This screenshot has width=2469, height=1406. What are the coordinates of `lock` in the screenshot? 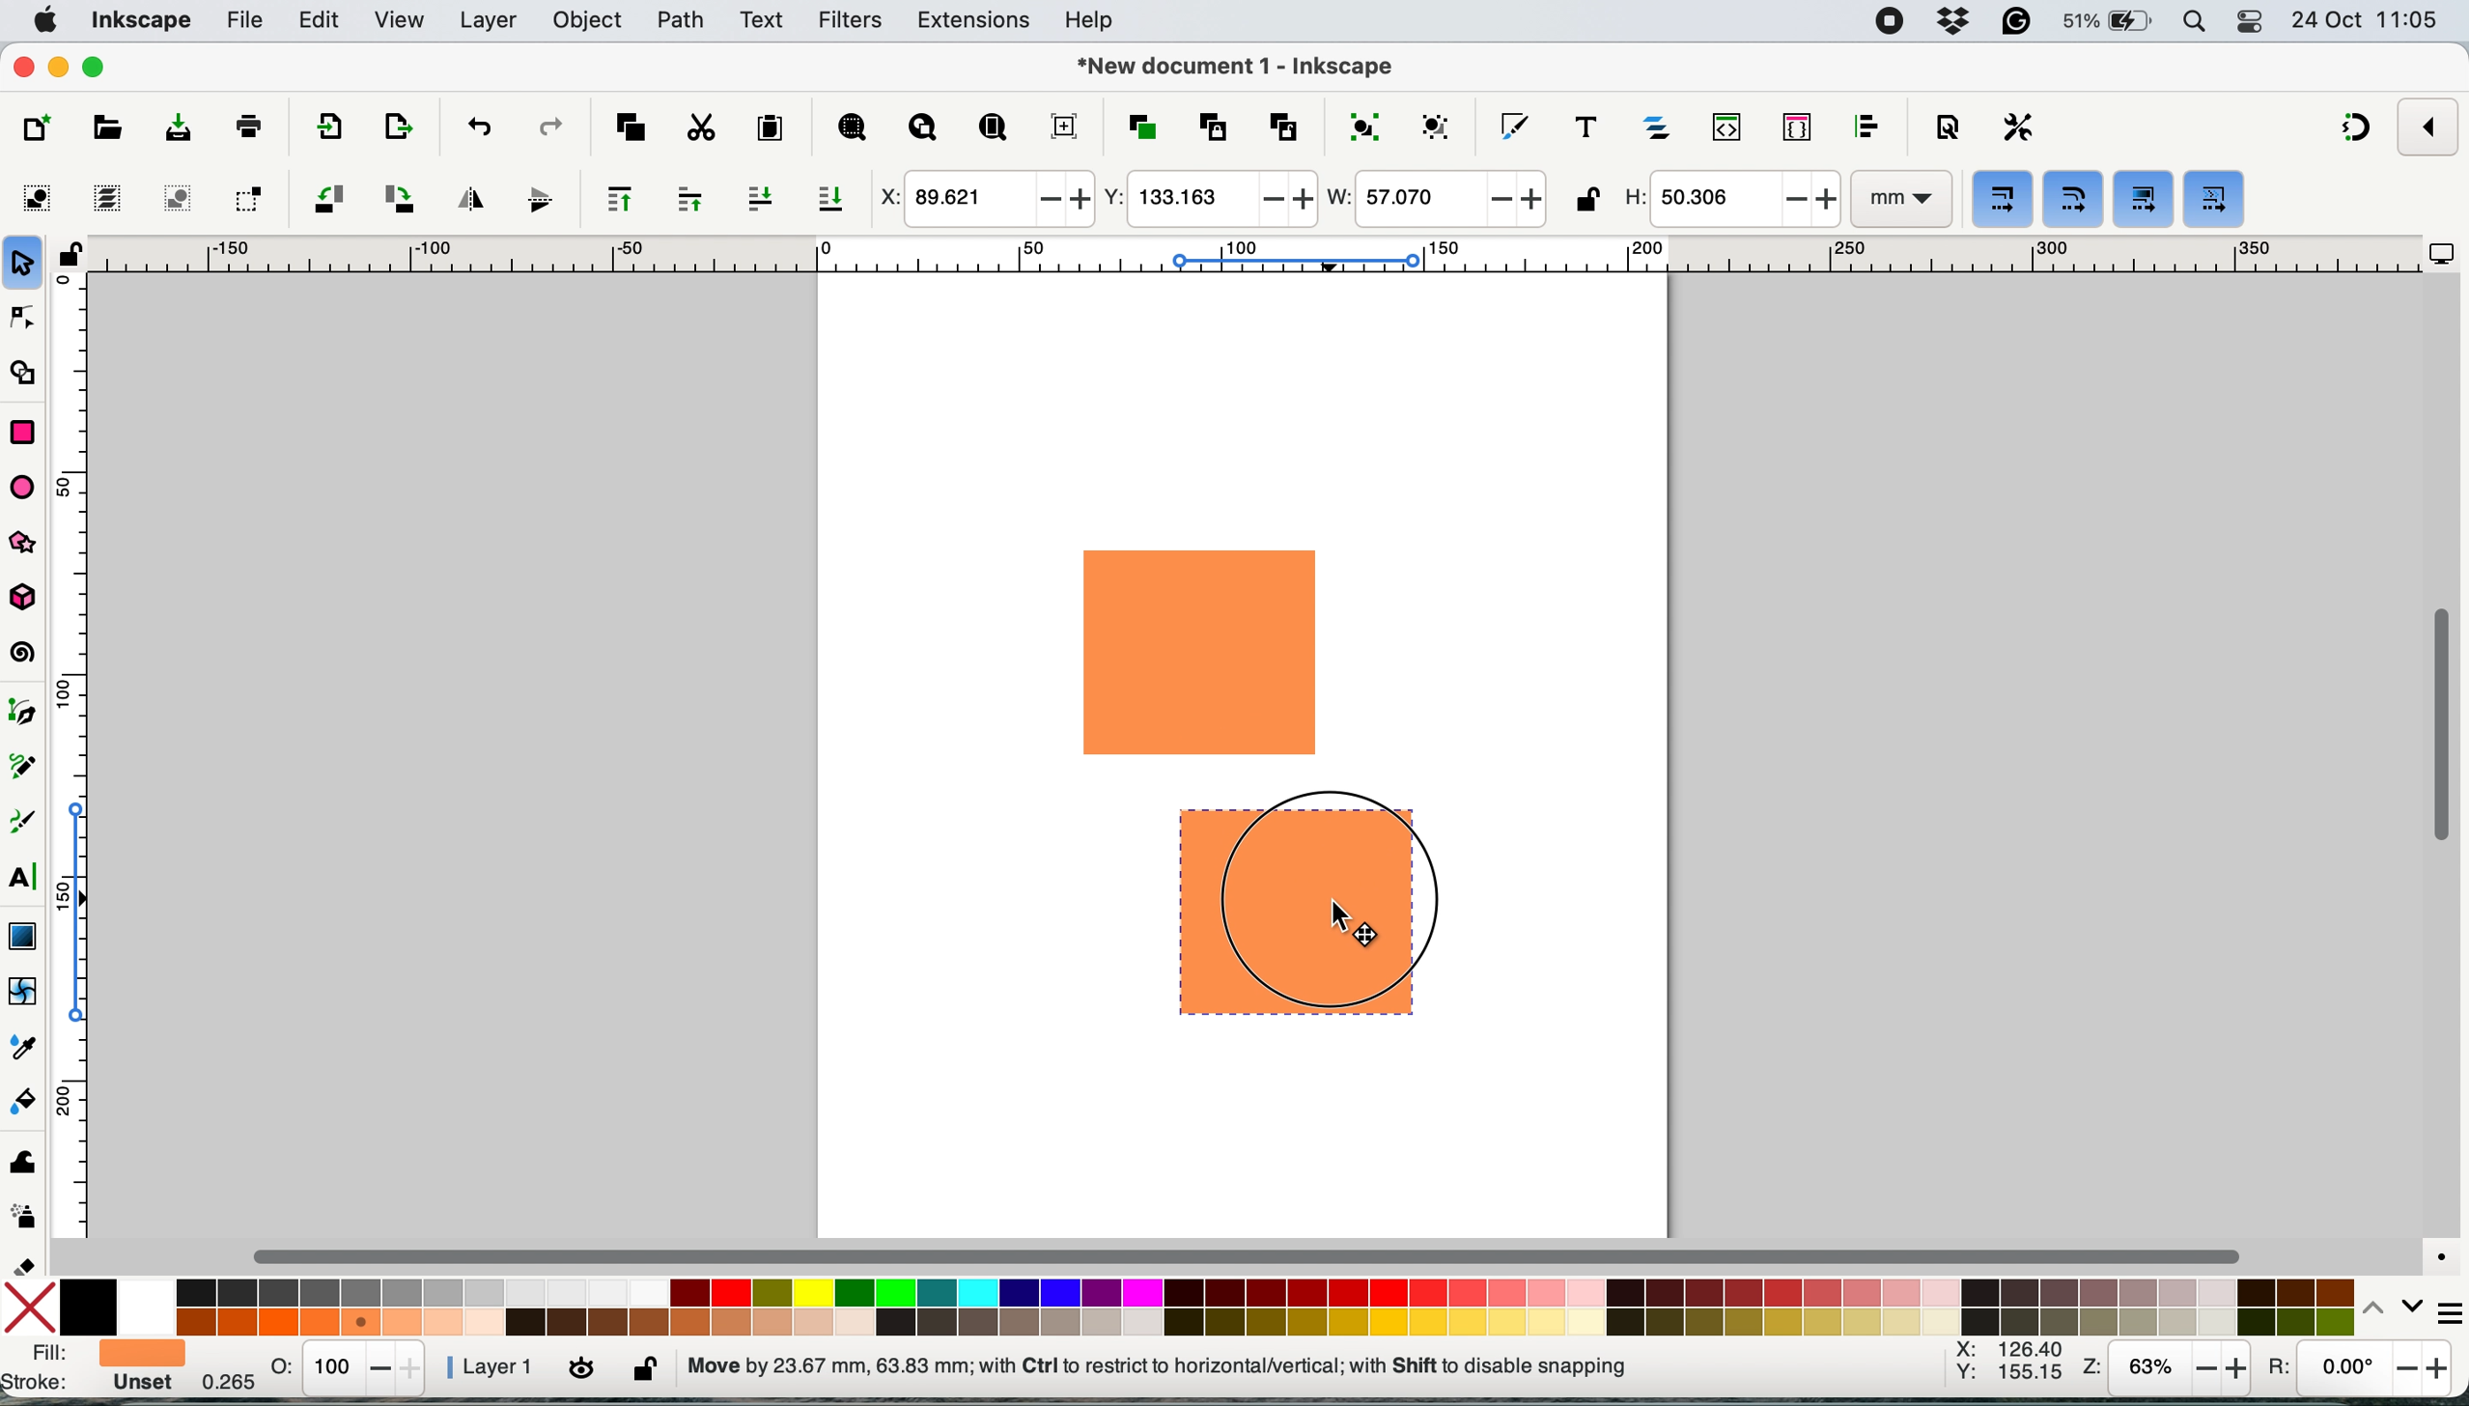 It's located at (70, 262).